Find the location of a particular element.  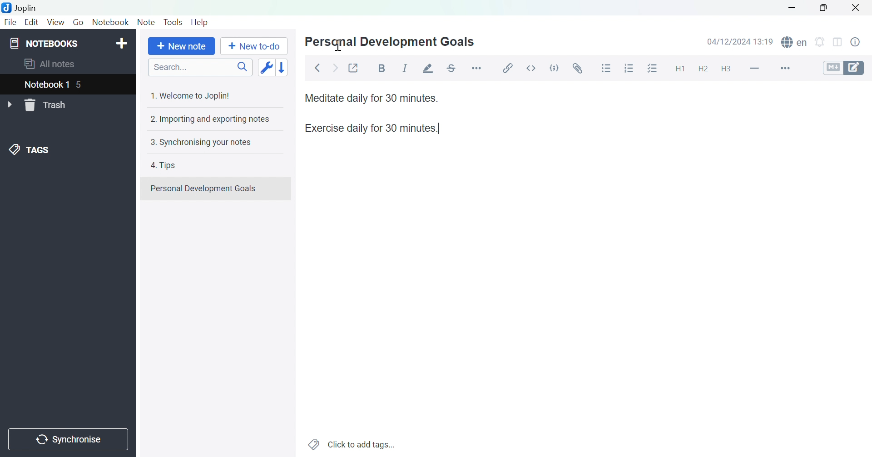

NOTEBOOKS is located at coordinates (45, 43).